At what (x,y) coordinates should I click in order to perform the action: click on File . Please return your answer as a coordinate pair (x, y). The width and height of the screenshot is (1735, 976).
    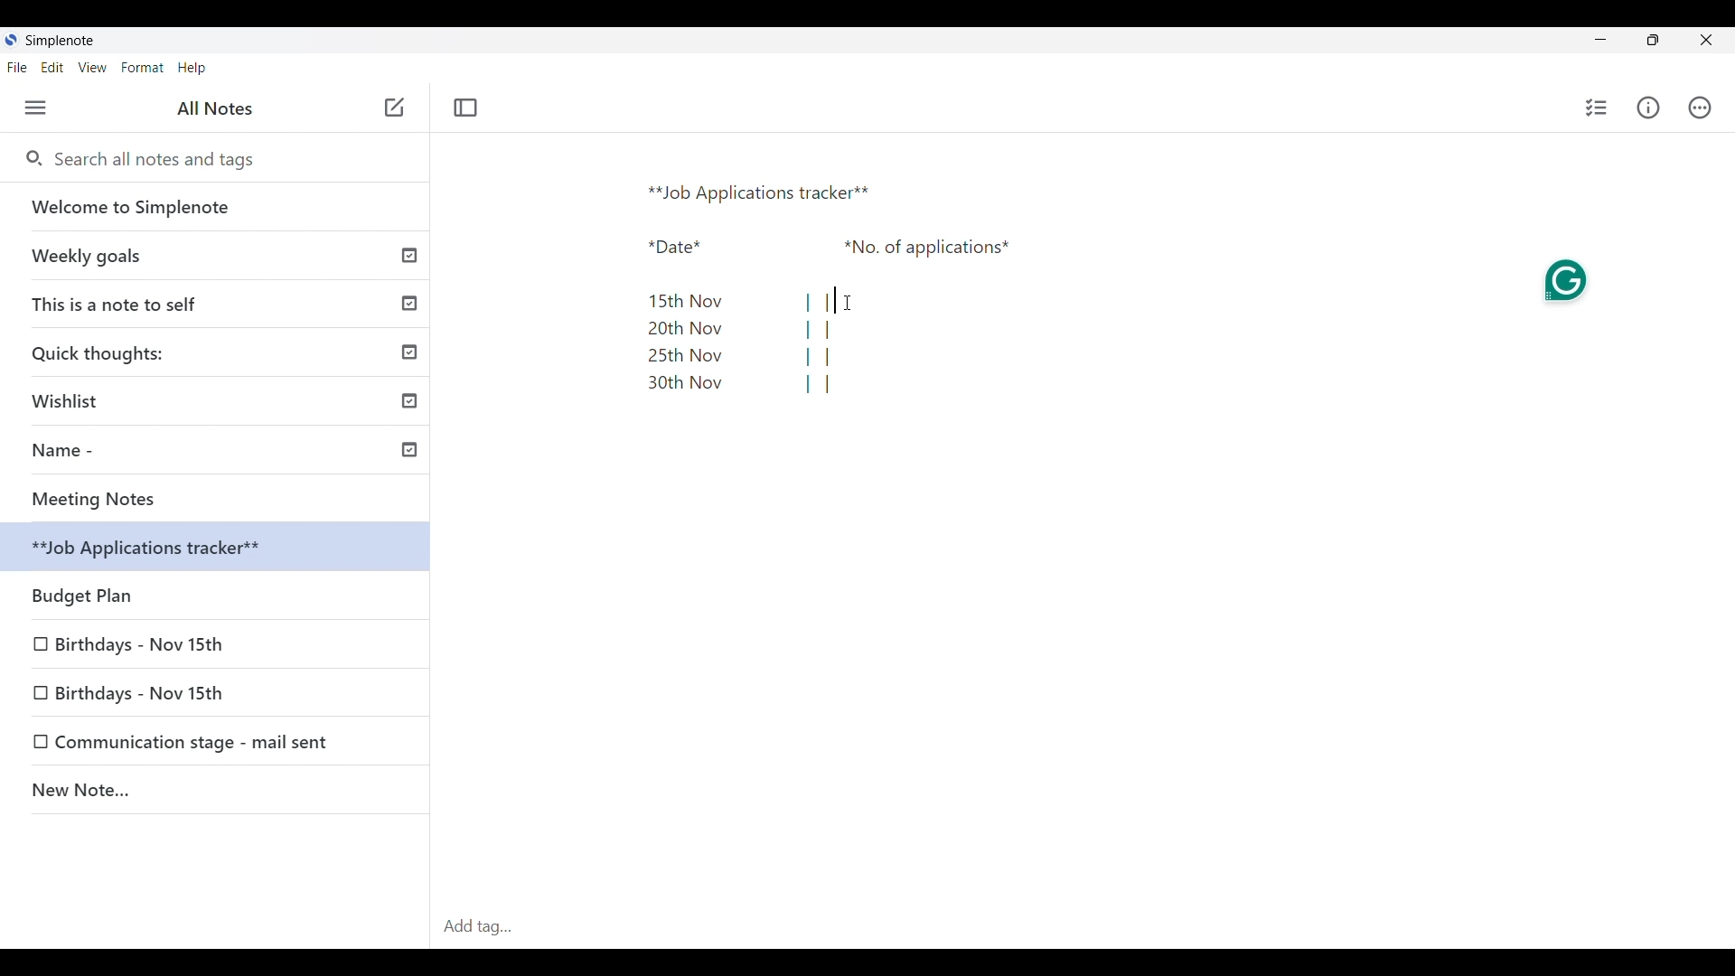
    Looking at the image, I should click on (16, 67).